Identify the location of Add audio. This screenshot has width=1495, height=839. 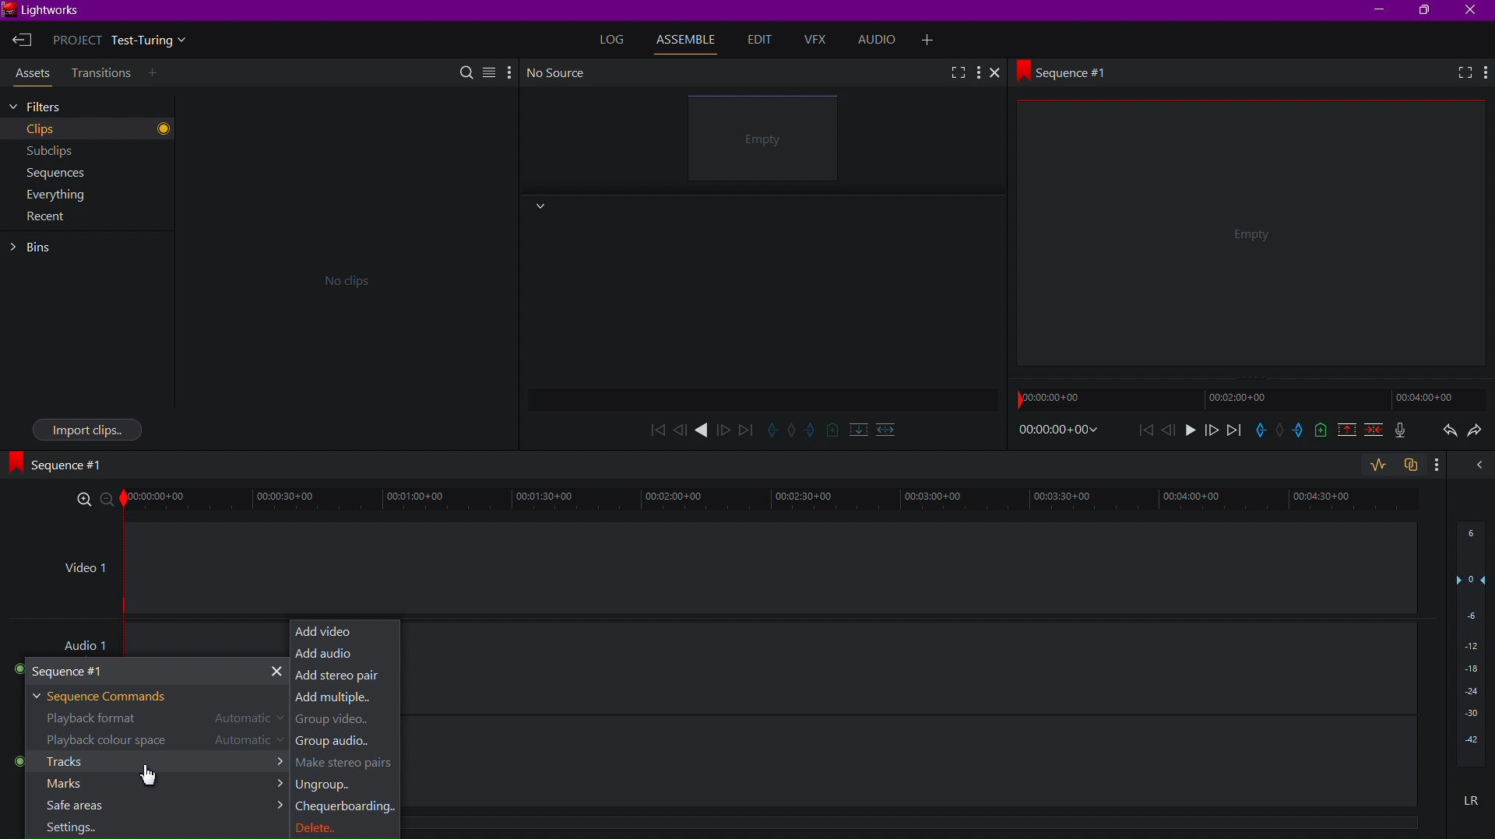
(343, 654).